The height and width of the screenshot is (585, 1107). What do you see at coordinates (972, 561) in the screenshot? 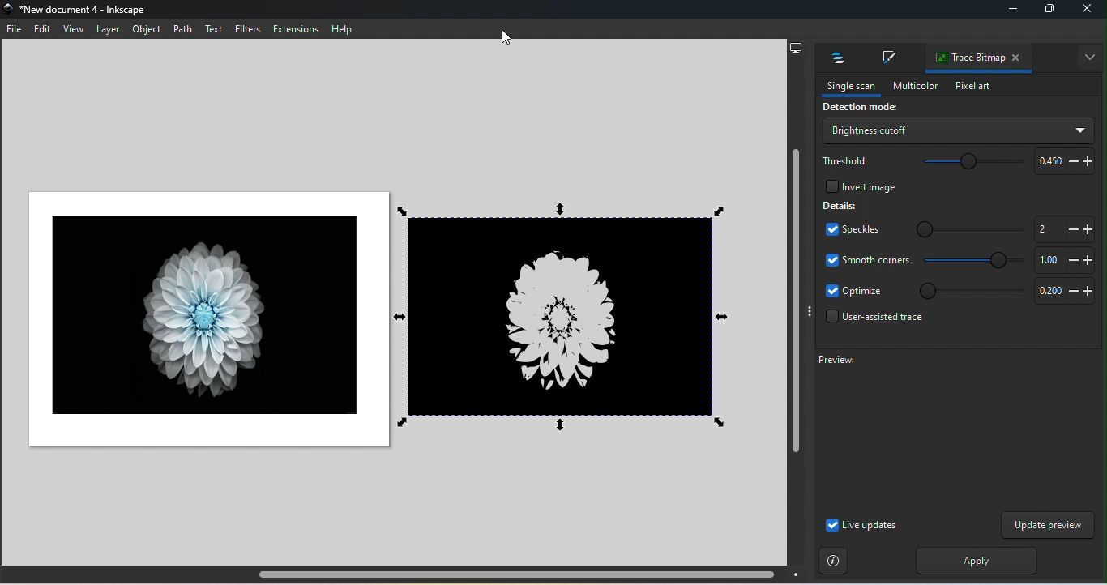
I see `Apply` at bounding box center [972, 561].